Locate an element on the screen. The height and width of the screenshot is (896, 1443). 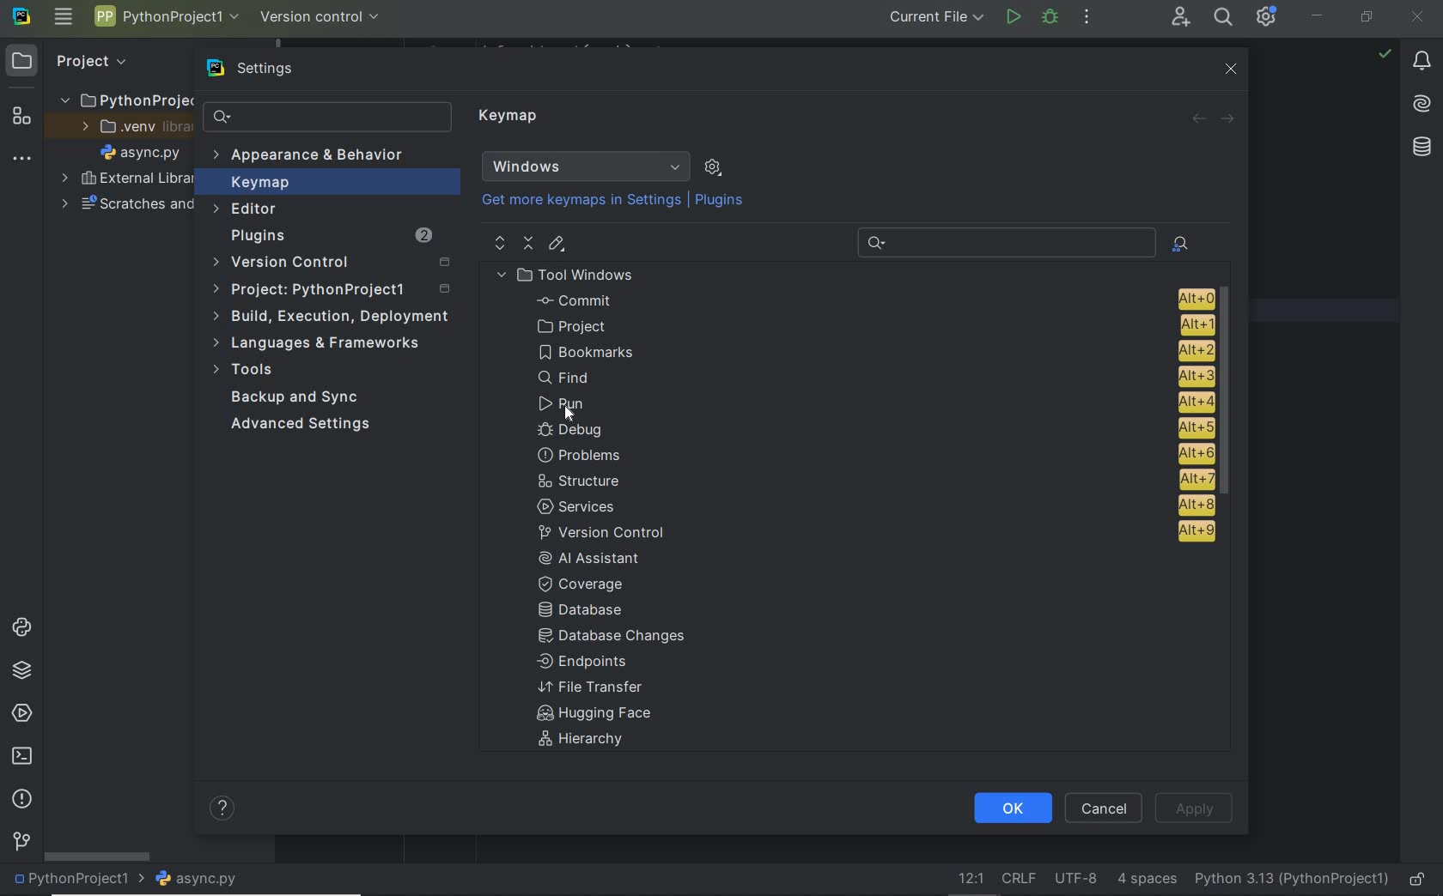
File Encoding is located at coordinates (1077, 880).